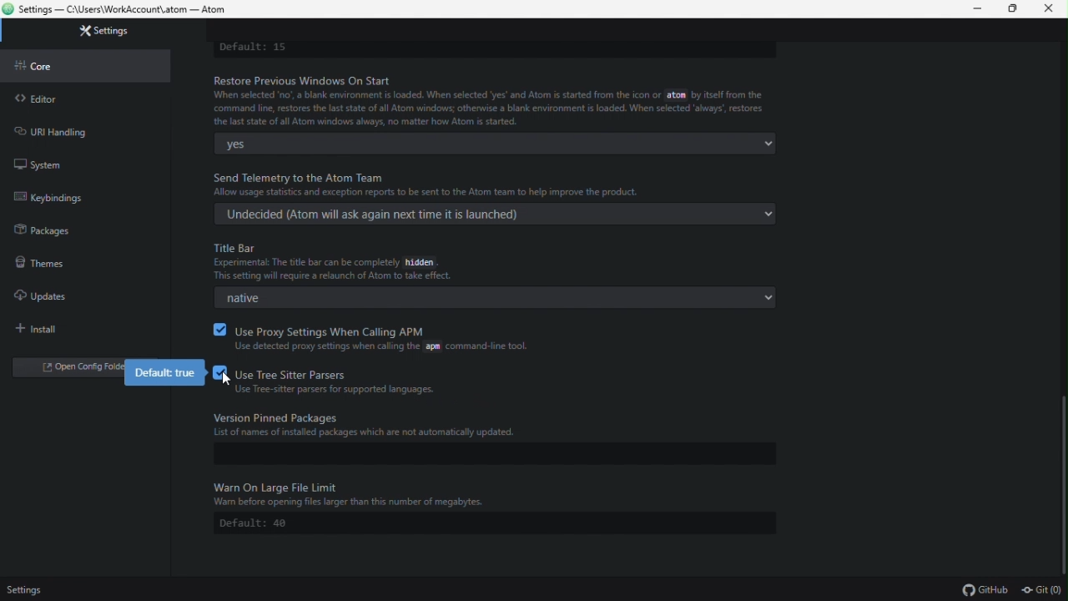 The width and height of the screenshot is (1068, 601). What do you see at coordinates (988, 590) in the screenshot?
I see `GitHub` at bounding box center [988, 590].